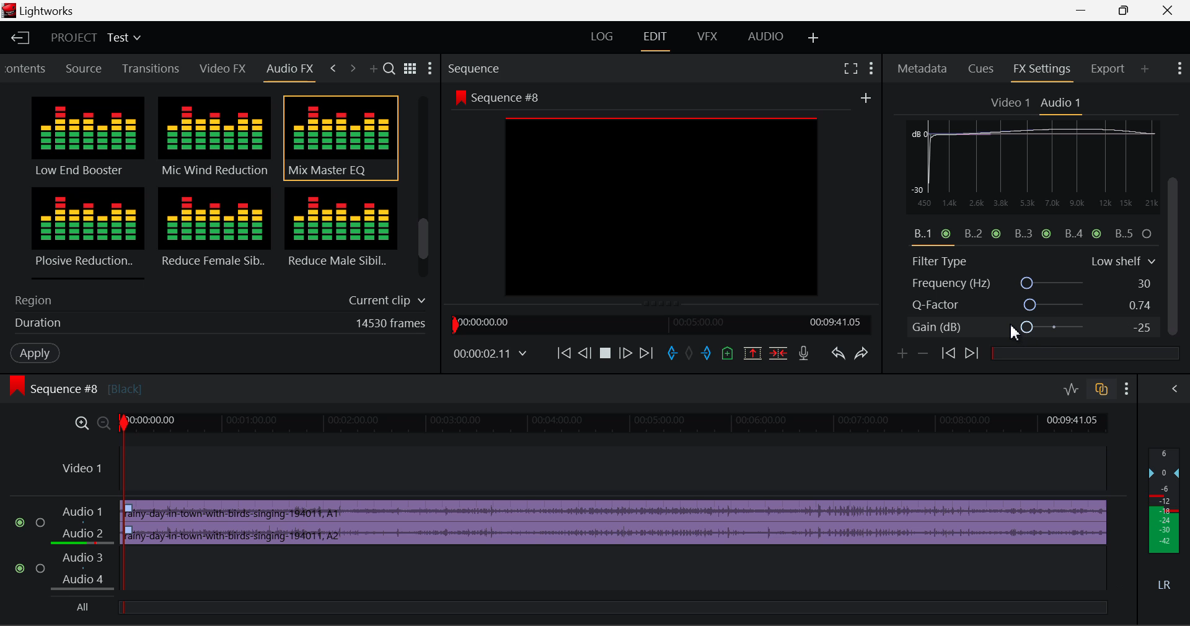  What do you see at coordinates (674, 354) in the screenshot?
I see `Mark In` at bounding box center [674, 354].